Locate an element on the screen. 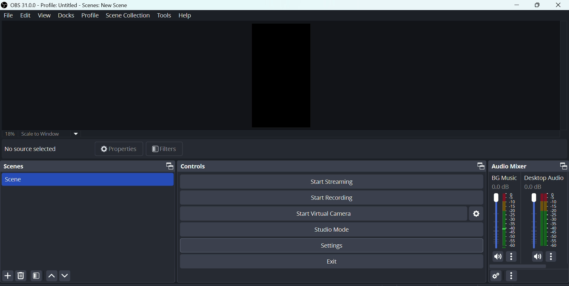 The width and height of the screenshot is (569, 286). tools is located at coordinates (164, 16).